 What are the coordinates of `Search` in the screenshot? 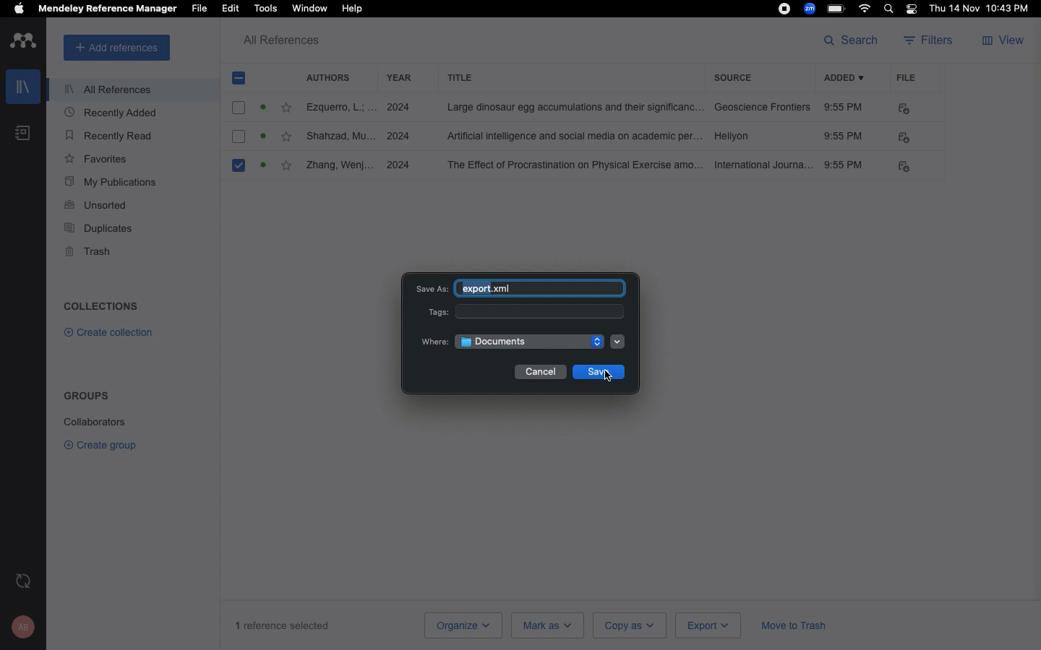 It's located at (891, 9).